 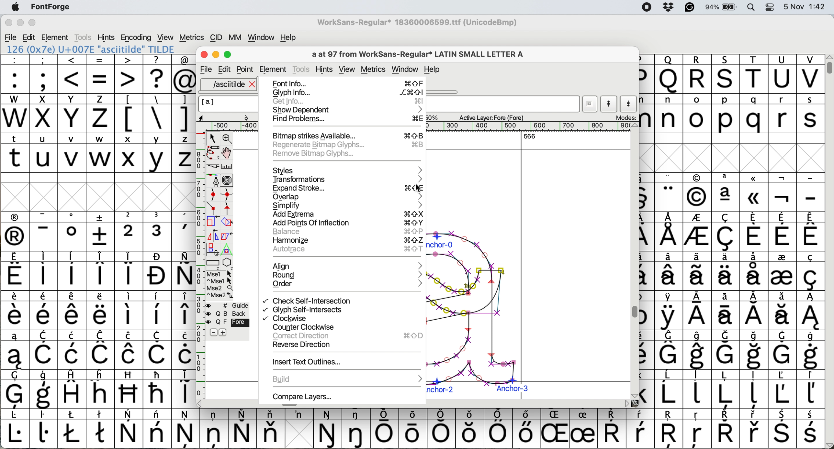 I want to click on compare layers, so click(x=313, y=396).